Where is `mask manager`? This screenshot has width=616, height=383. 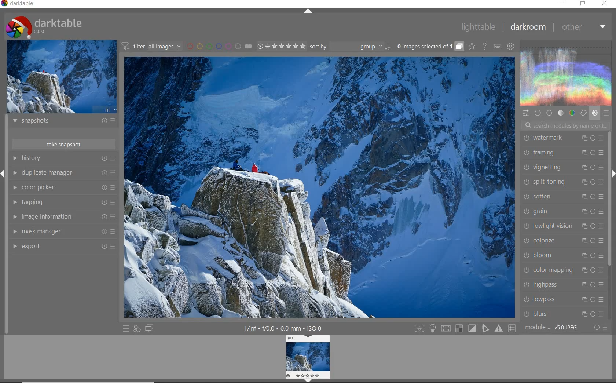 mask manager is located at coordinates (63, 232).